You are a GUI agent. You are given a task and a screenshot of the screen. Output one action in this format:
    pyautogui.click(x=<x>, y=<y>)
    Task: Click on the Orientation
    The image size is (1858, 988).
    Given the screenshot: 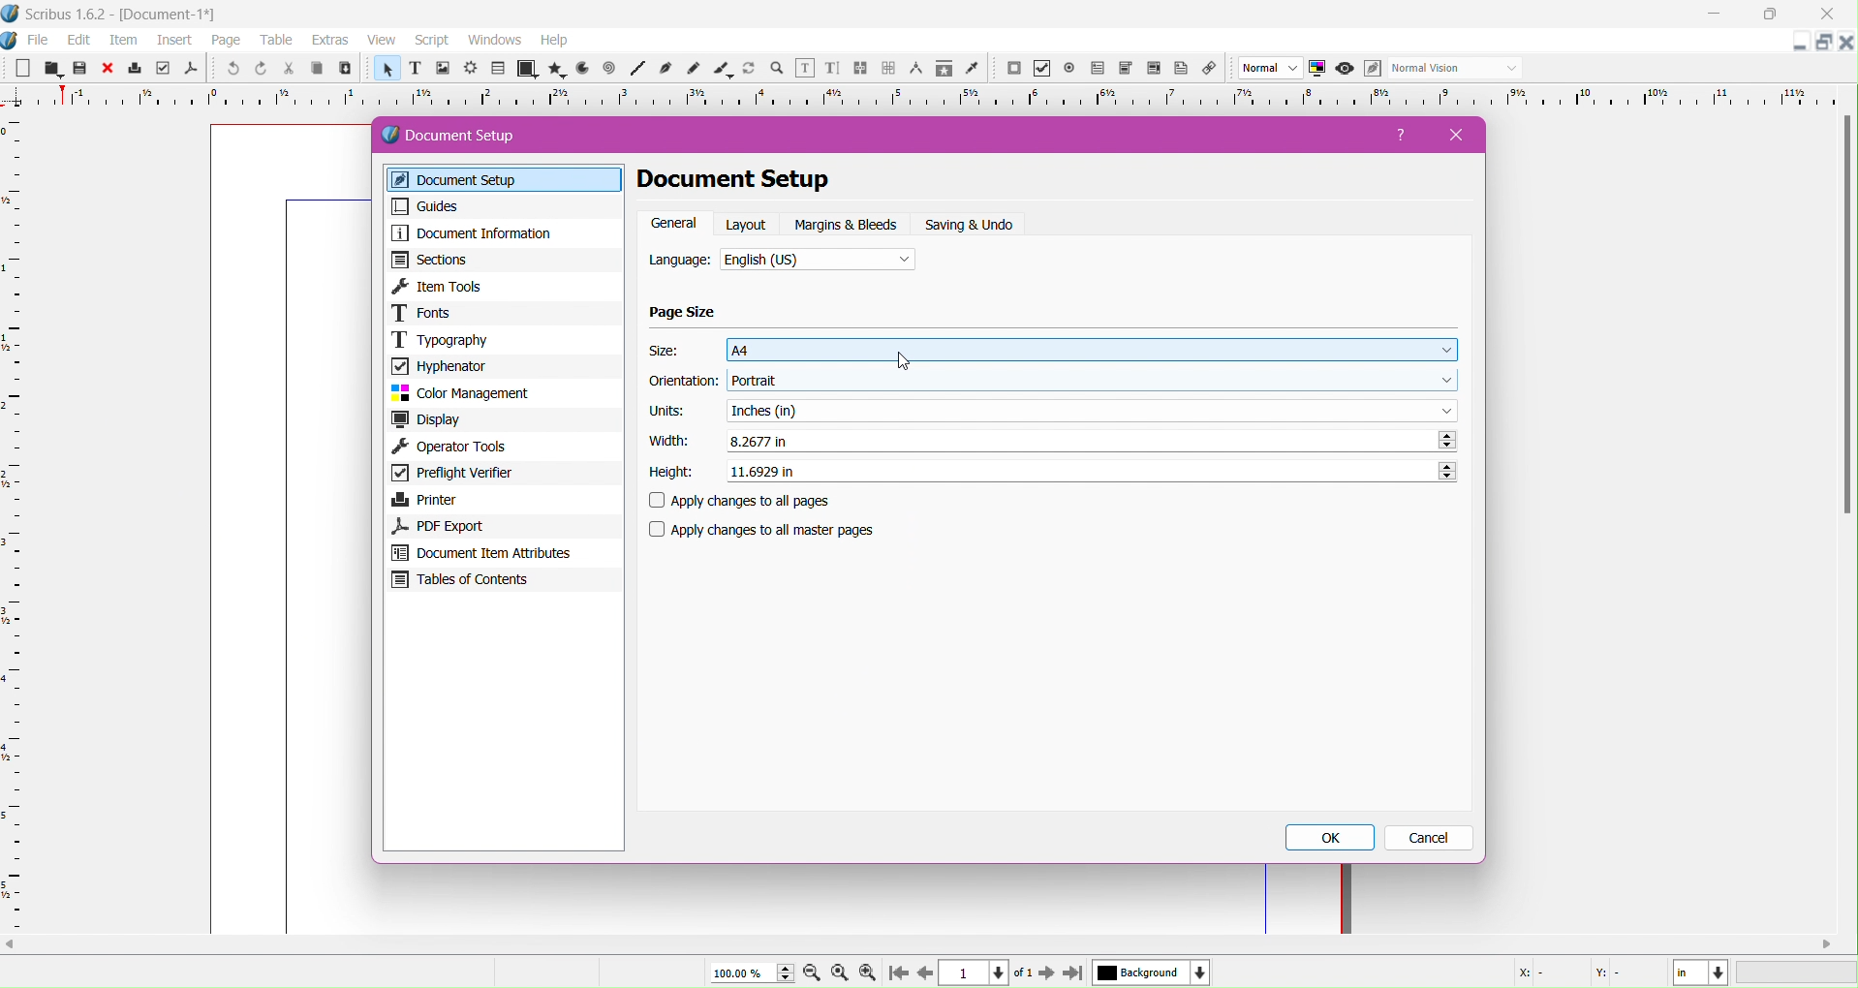 What is the action you would take?
    pyautogui.click(x=684, y=383)
    